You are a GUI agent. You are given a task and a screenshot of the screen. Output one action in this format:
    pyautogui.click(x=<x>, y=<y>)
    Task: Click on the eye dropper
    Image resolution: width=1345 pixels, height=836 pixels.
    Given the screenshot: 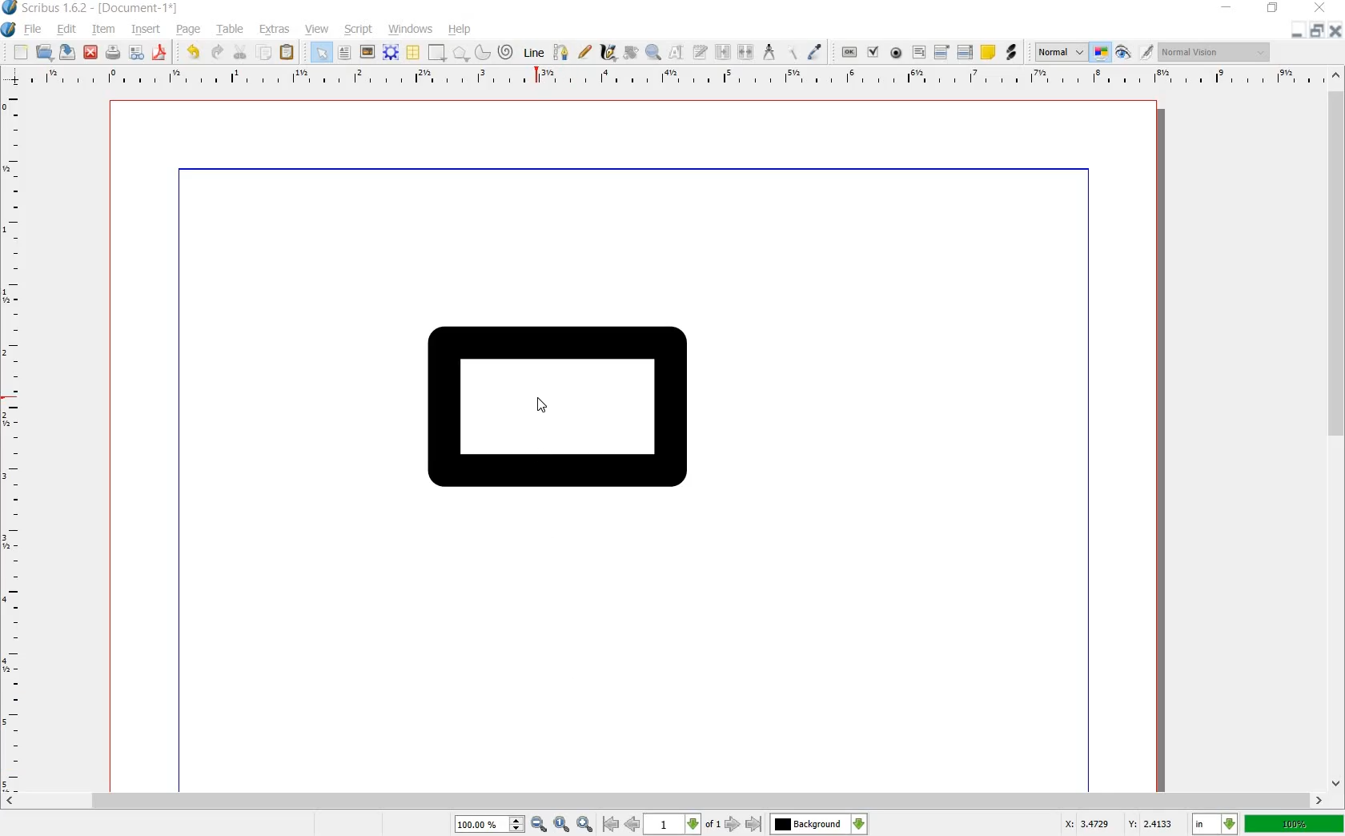 What is the action you would take?
    pyautogui.click(x=815, y=51)
    